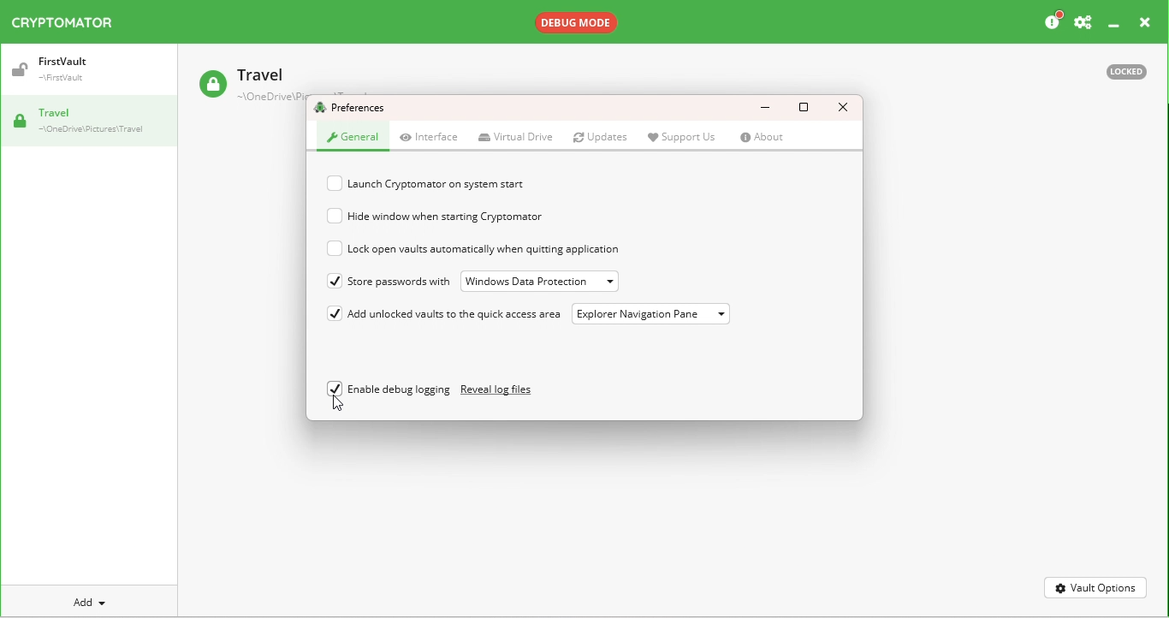  Describe the element at coordinates (335, 315) in the screenshot. I see `checkbox` at that location.